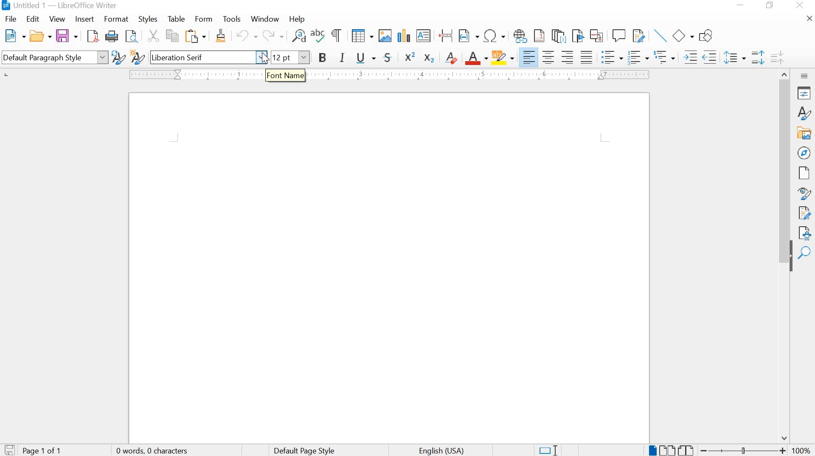 The width and height of the screenshot is (815, 456). What do you see at coordinates (664, 57) in the screenshot?
I see `SELECT OUTLINE FORMAT` at bounding box center [664, 57].